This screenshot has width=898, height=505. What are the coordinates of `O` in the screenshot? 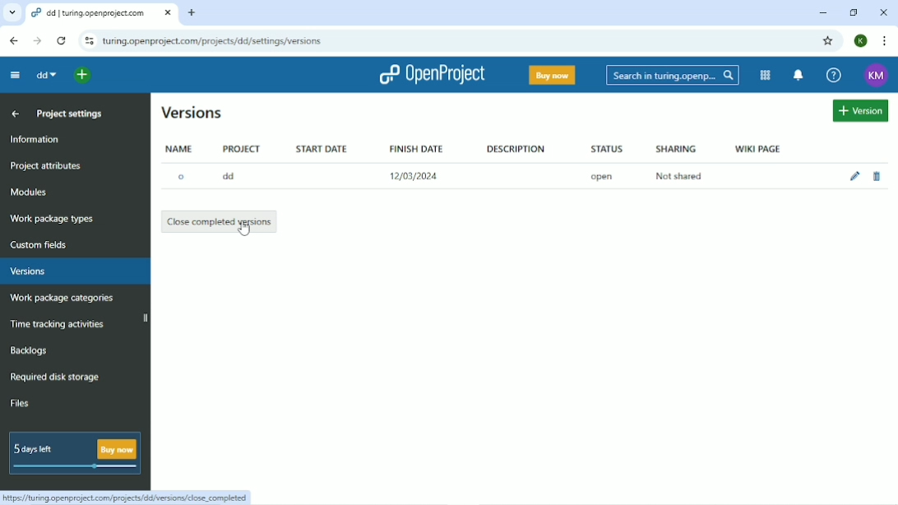 It's located at (186, 176).